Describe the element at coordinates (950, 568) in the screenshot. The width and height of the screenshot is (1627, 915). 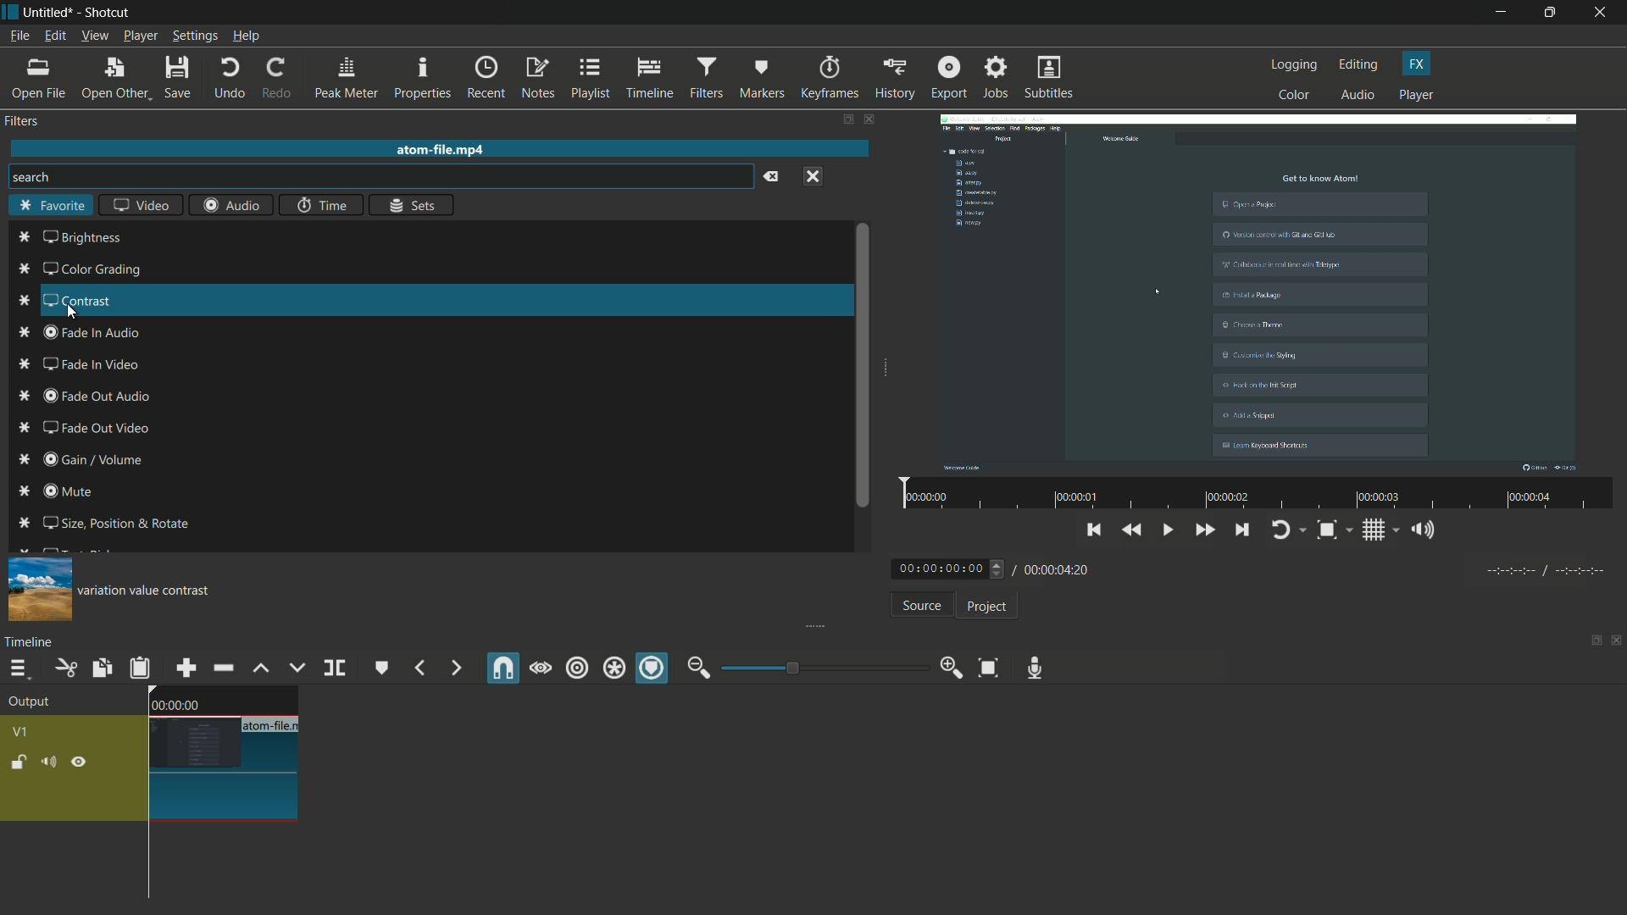
I see `00:00:00:00 (current time)` at that location.